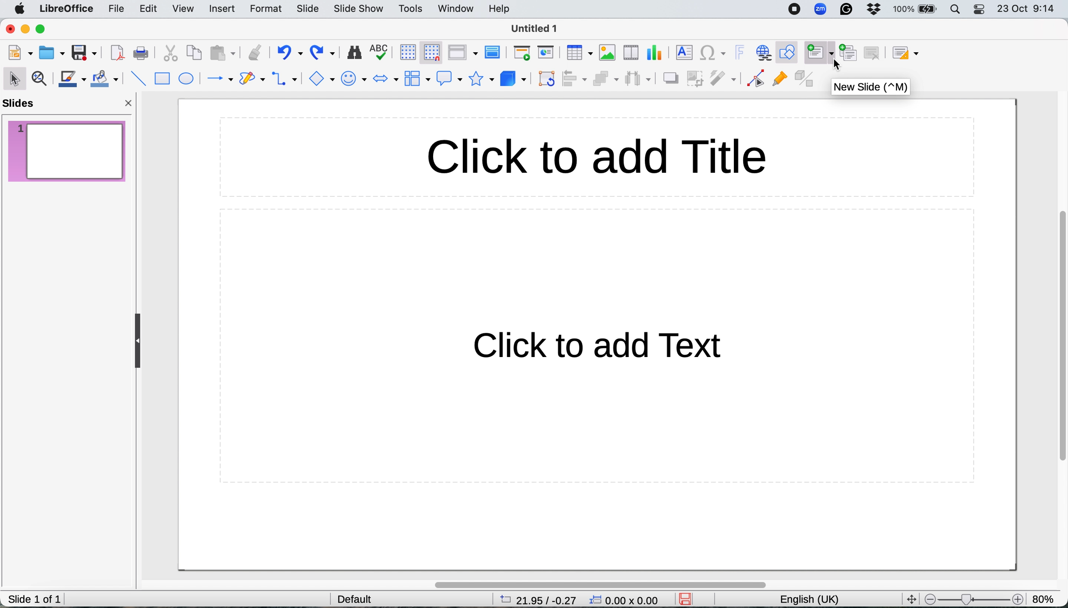 The height and width of the screenshot is (608, 1068). I want to click on undo, so click(289, 53).